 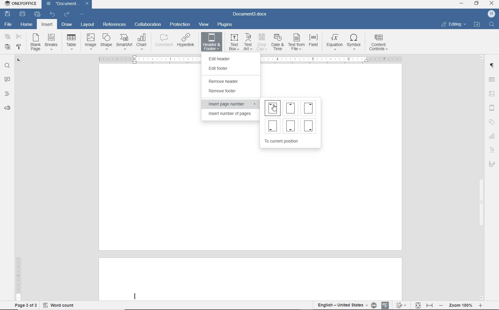 What do you see at coordinates (66, 25) in the screenshot?
I see `DRAW` at bounding box center [66, 25].